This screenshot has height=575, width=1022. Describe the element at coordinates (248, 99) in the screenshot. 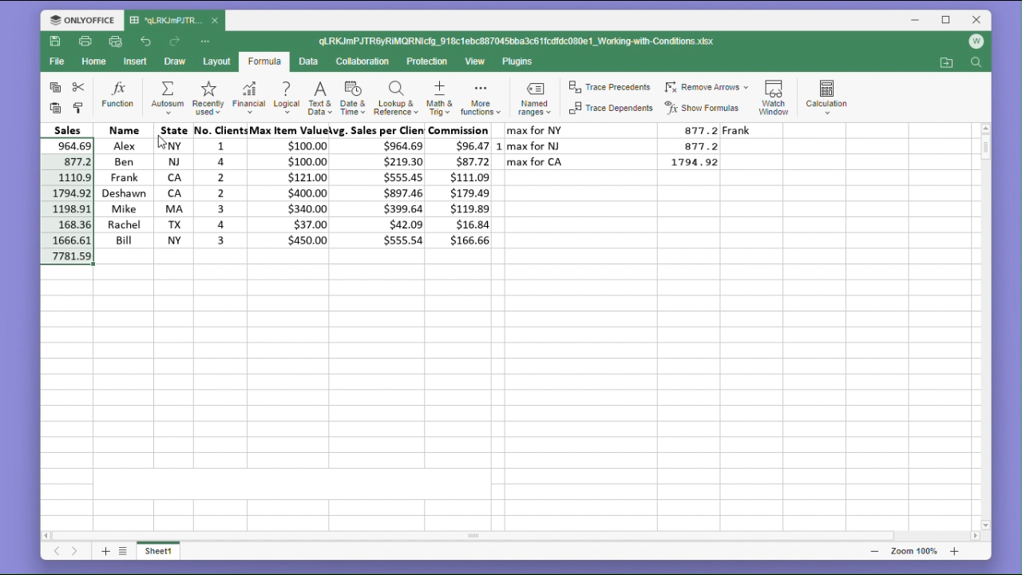

I see `financial` at that location.